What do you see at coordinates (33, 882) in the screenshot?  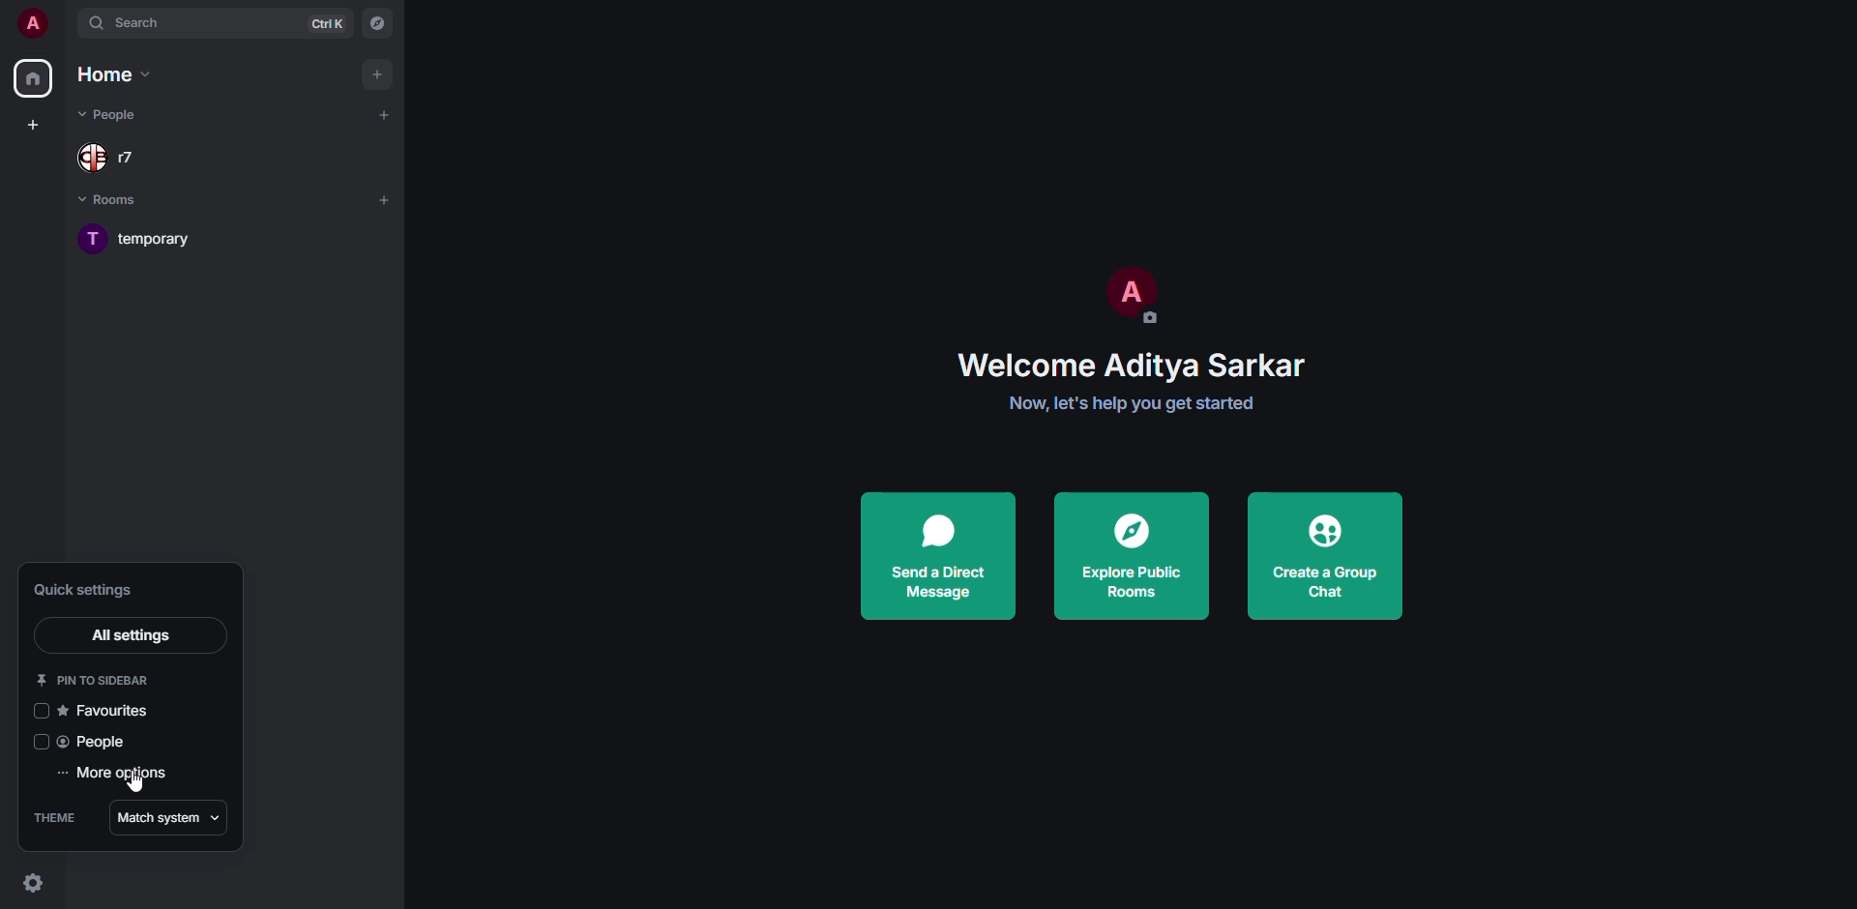 I see `quick settings` at bounding box center [33, 882].